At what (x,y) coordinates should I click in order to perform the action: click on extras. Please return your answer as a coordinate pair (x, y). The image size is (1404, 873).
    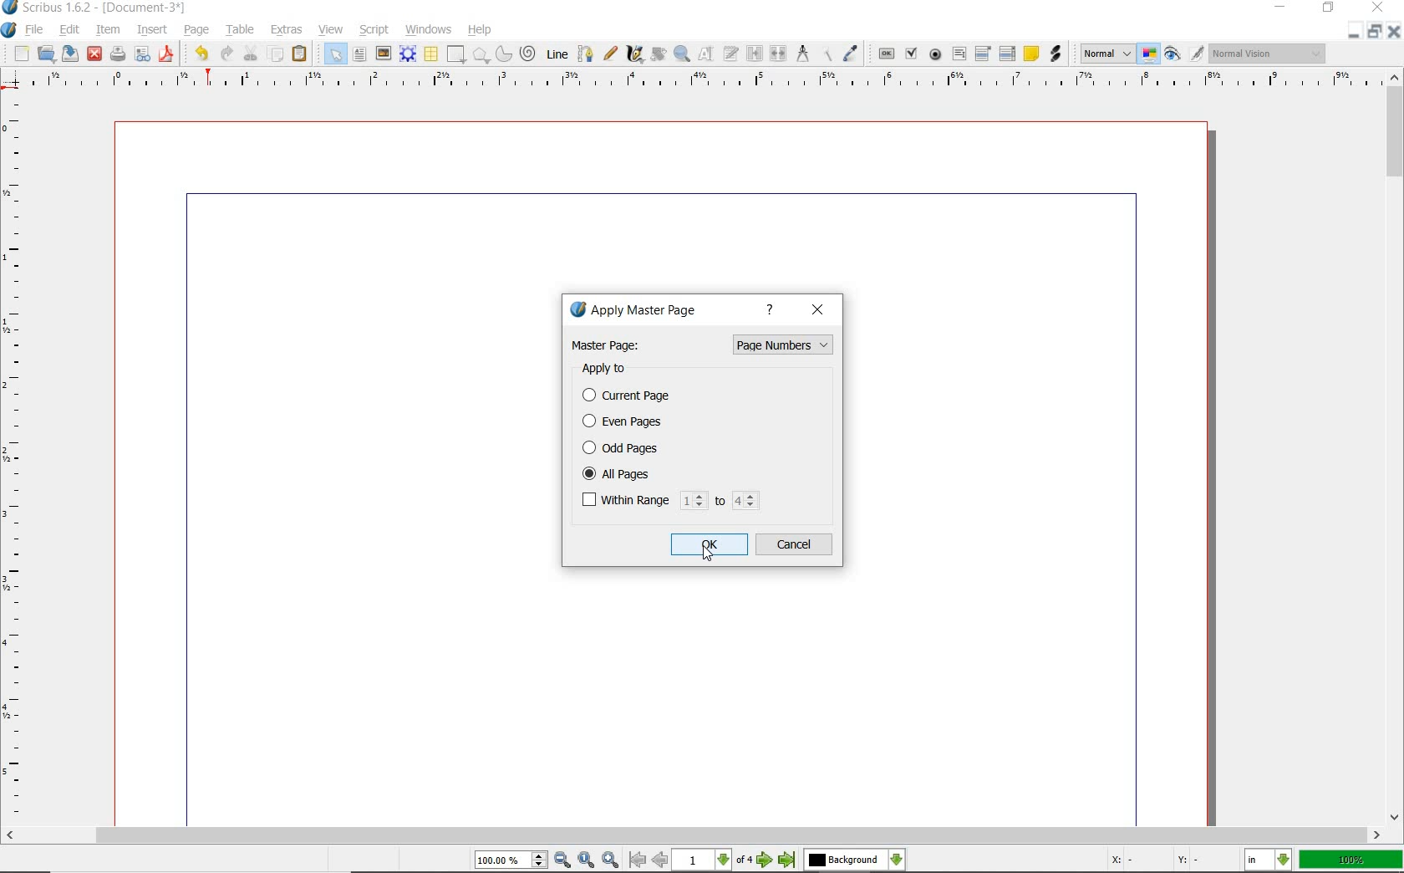
    Looking at the image, I should click on (286, 28).